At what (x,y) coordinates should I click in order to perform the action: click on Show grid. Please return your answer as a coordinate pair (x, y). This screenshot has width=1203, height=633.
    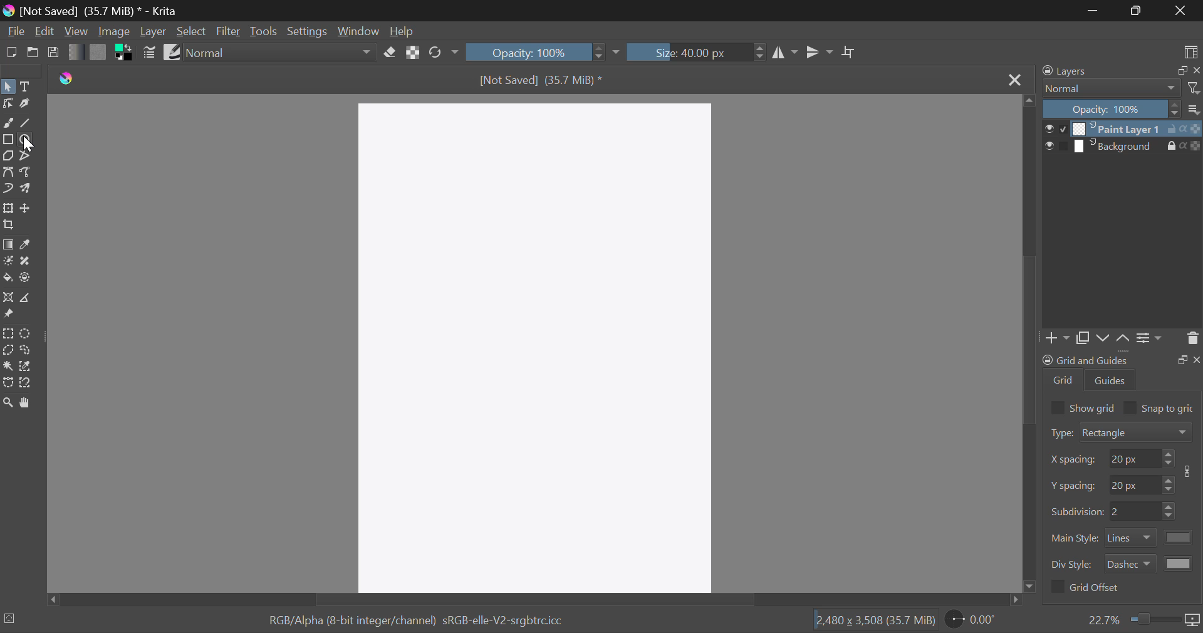
    Looking at the image, I should click on (1082, 407).